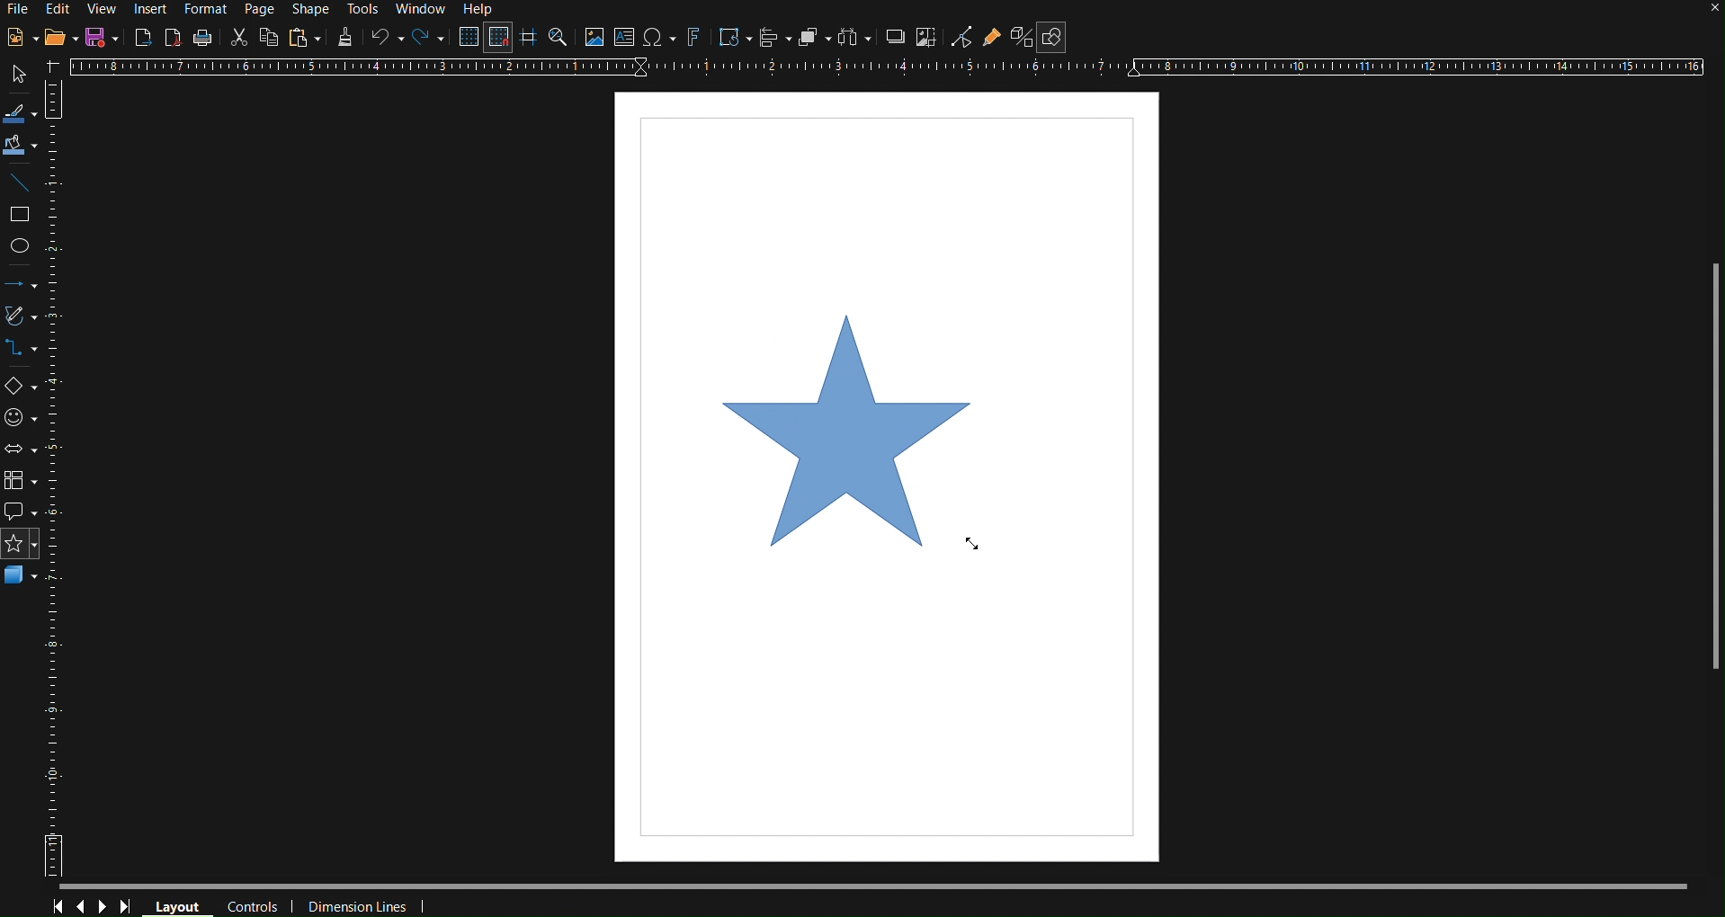 This screenshot has height=917, width=1725. I want to click on Box Arrows, so click(22, 450).